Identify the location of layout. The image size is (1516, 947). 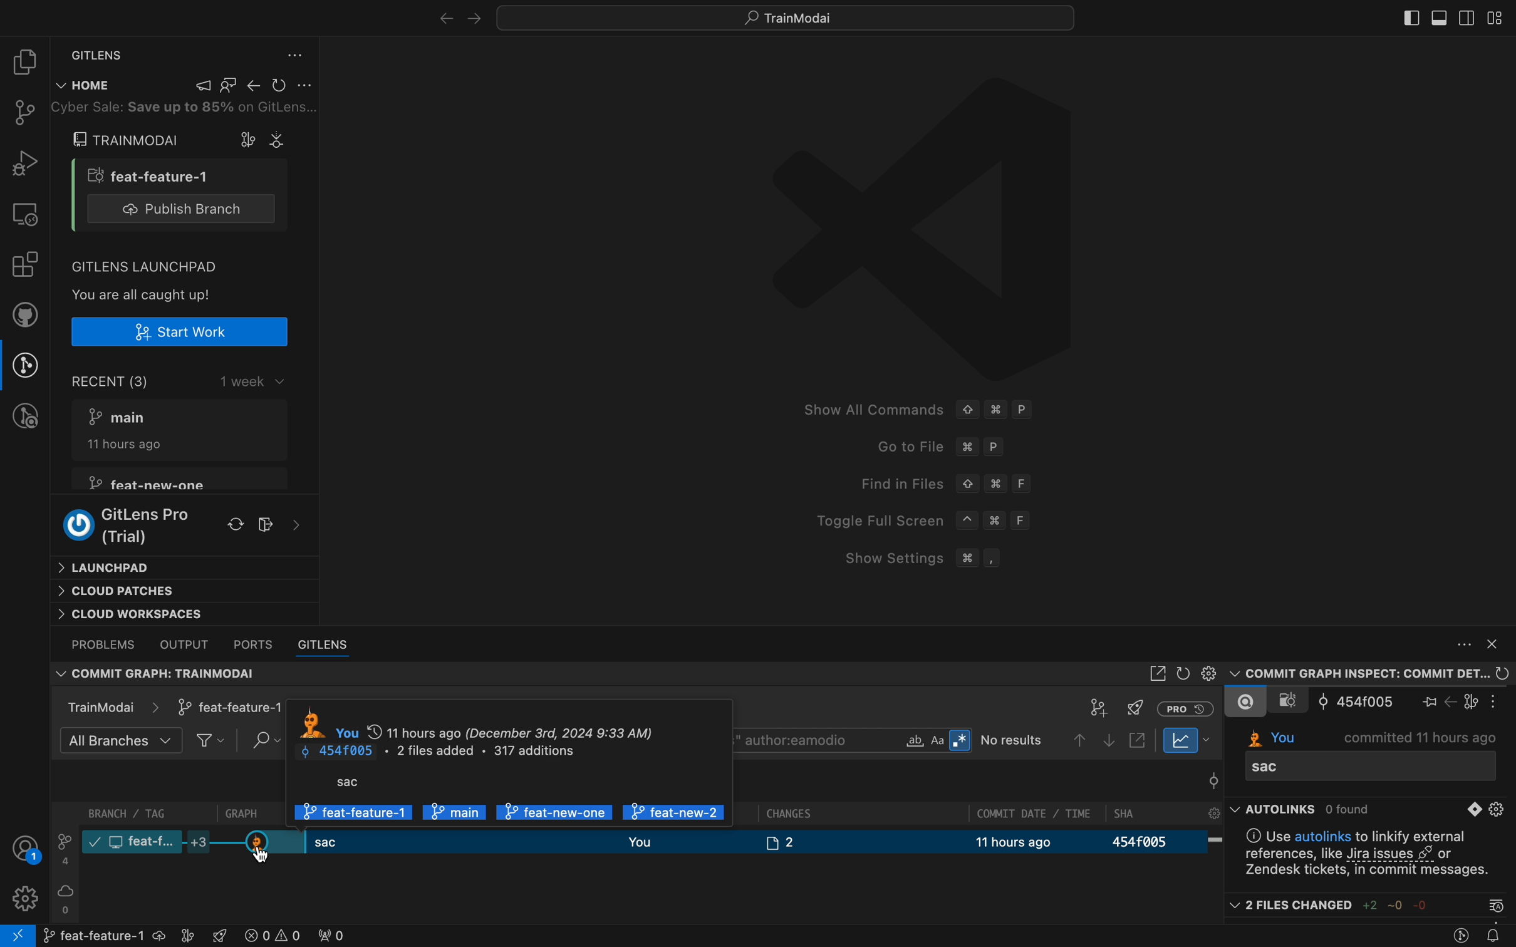
(1501, 19).